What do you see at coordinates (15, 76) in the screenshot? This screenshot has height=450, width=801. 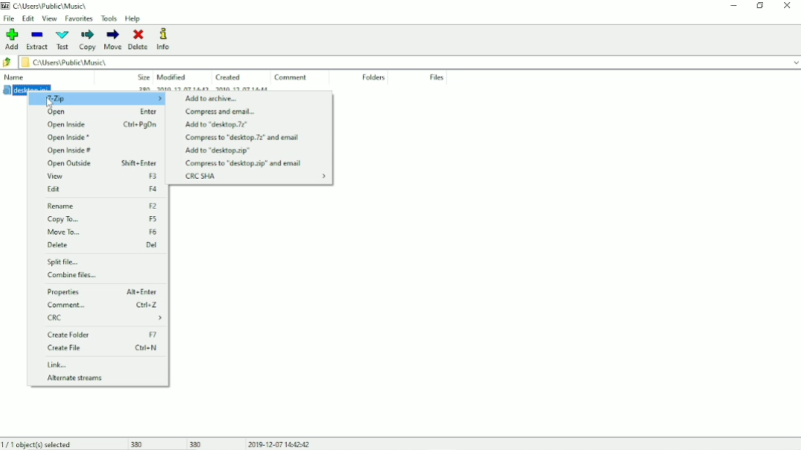 I see `Name` at bounding box center [15, 76].